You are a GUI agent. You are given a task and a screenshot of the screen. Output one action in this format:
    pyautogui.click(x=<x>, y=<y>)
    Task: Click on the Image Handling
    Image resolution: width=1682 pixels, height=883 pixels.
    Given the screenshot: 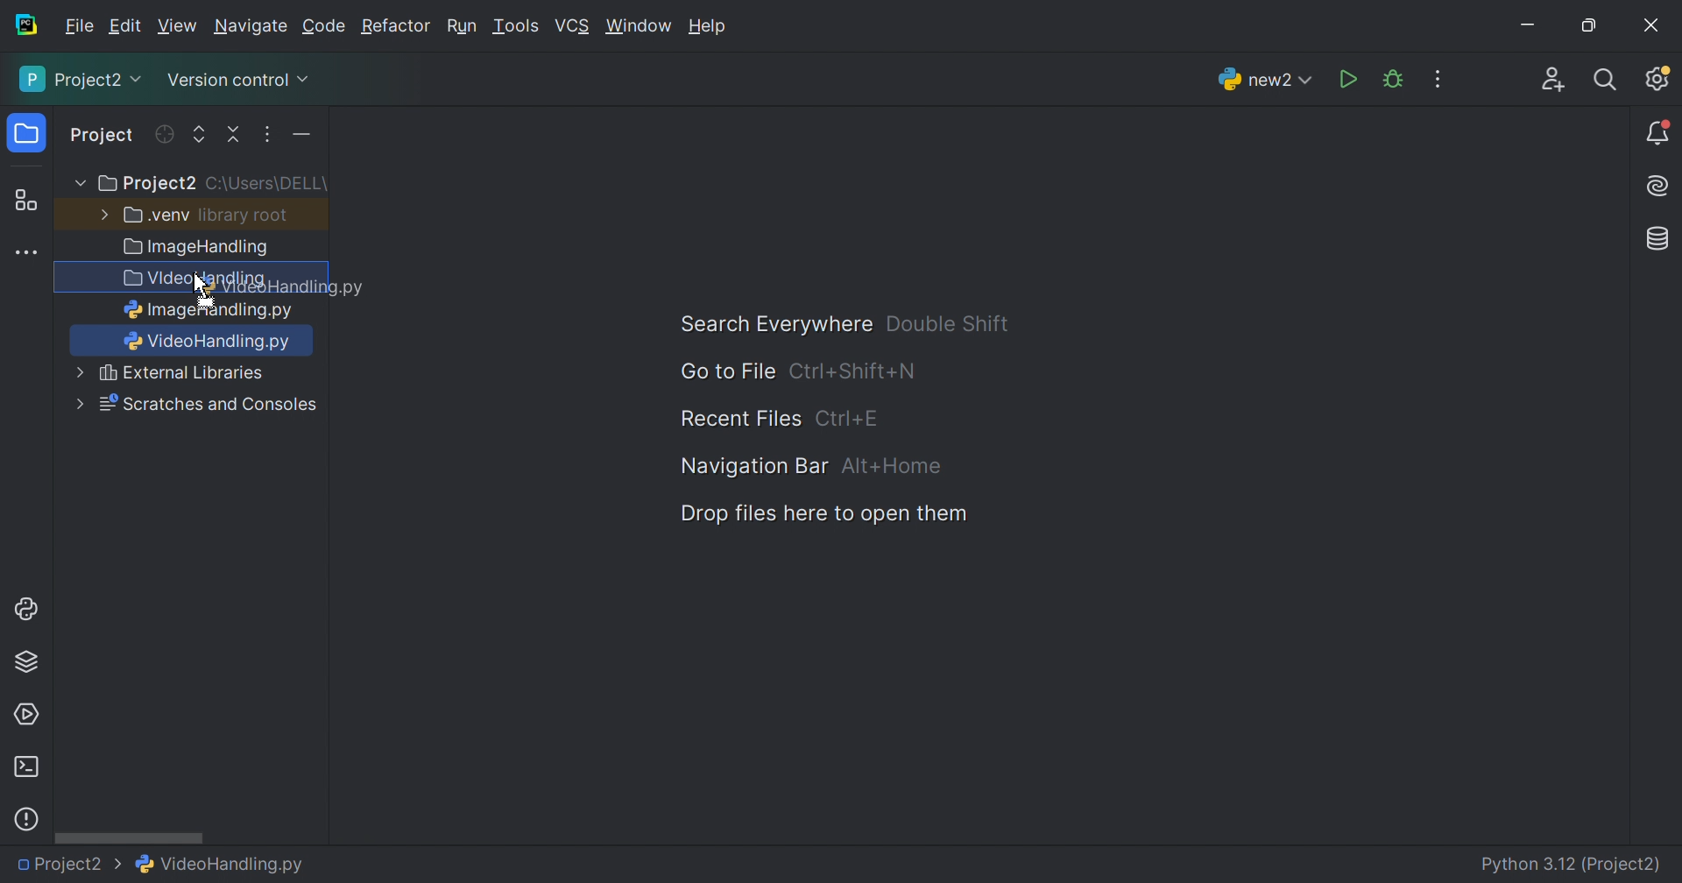 What is the action you would take?
    pyautogui.click(x=197, y=249)
    